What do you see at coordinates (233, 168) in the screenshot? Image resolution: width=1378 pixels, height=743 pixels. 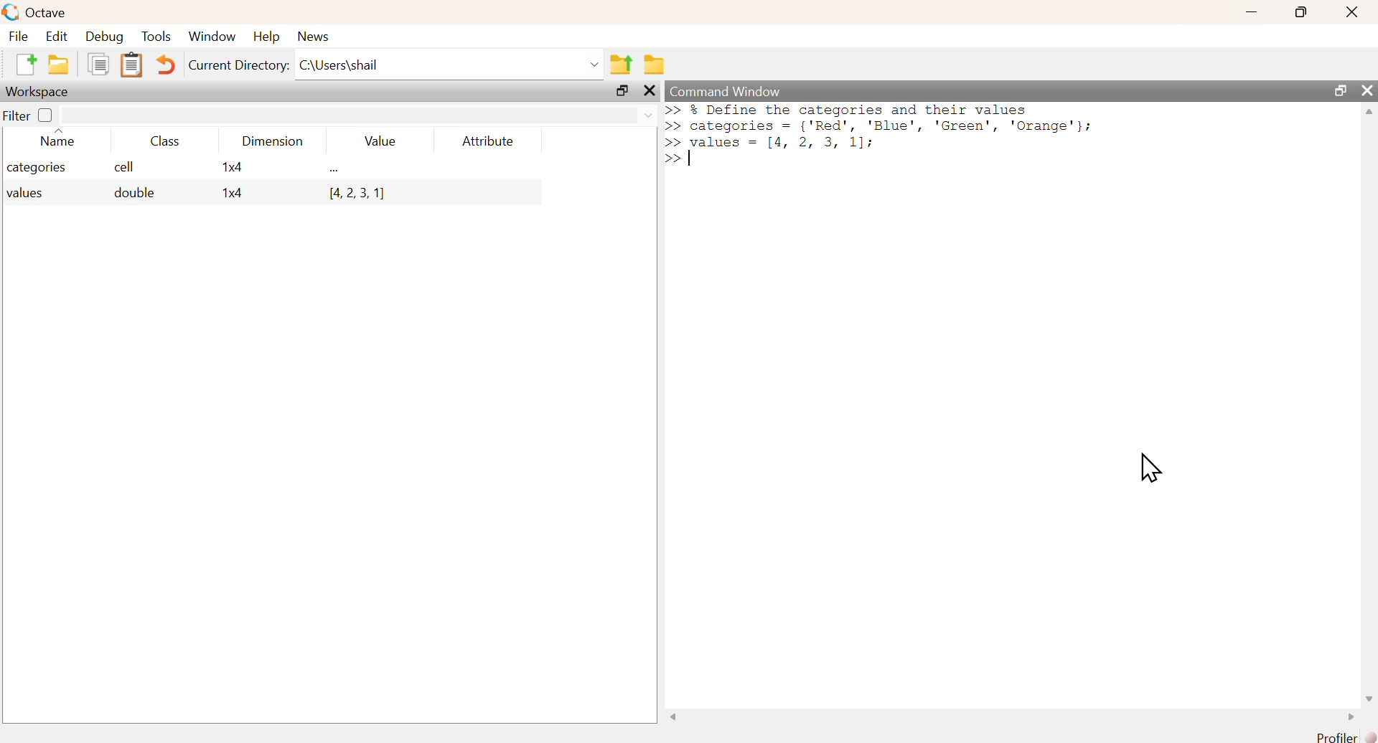 I see `1x4` at bounding box center [233, 168].